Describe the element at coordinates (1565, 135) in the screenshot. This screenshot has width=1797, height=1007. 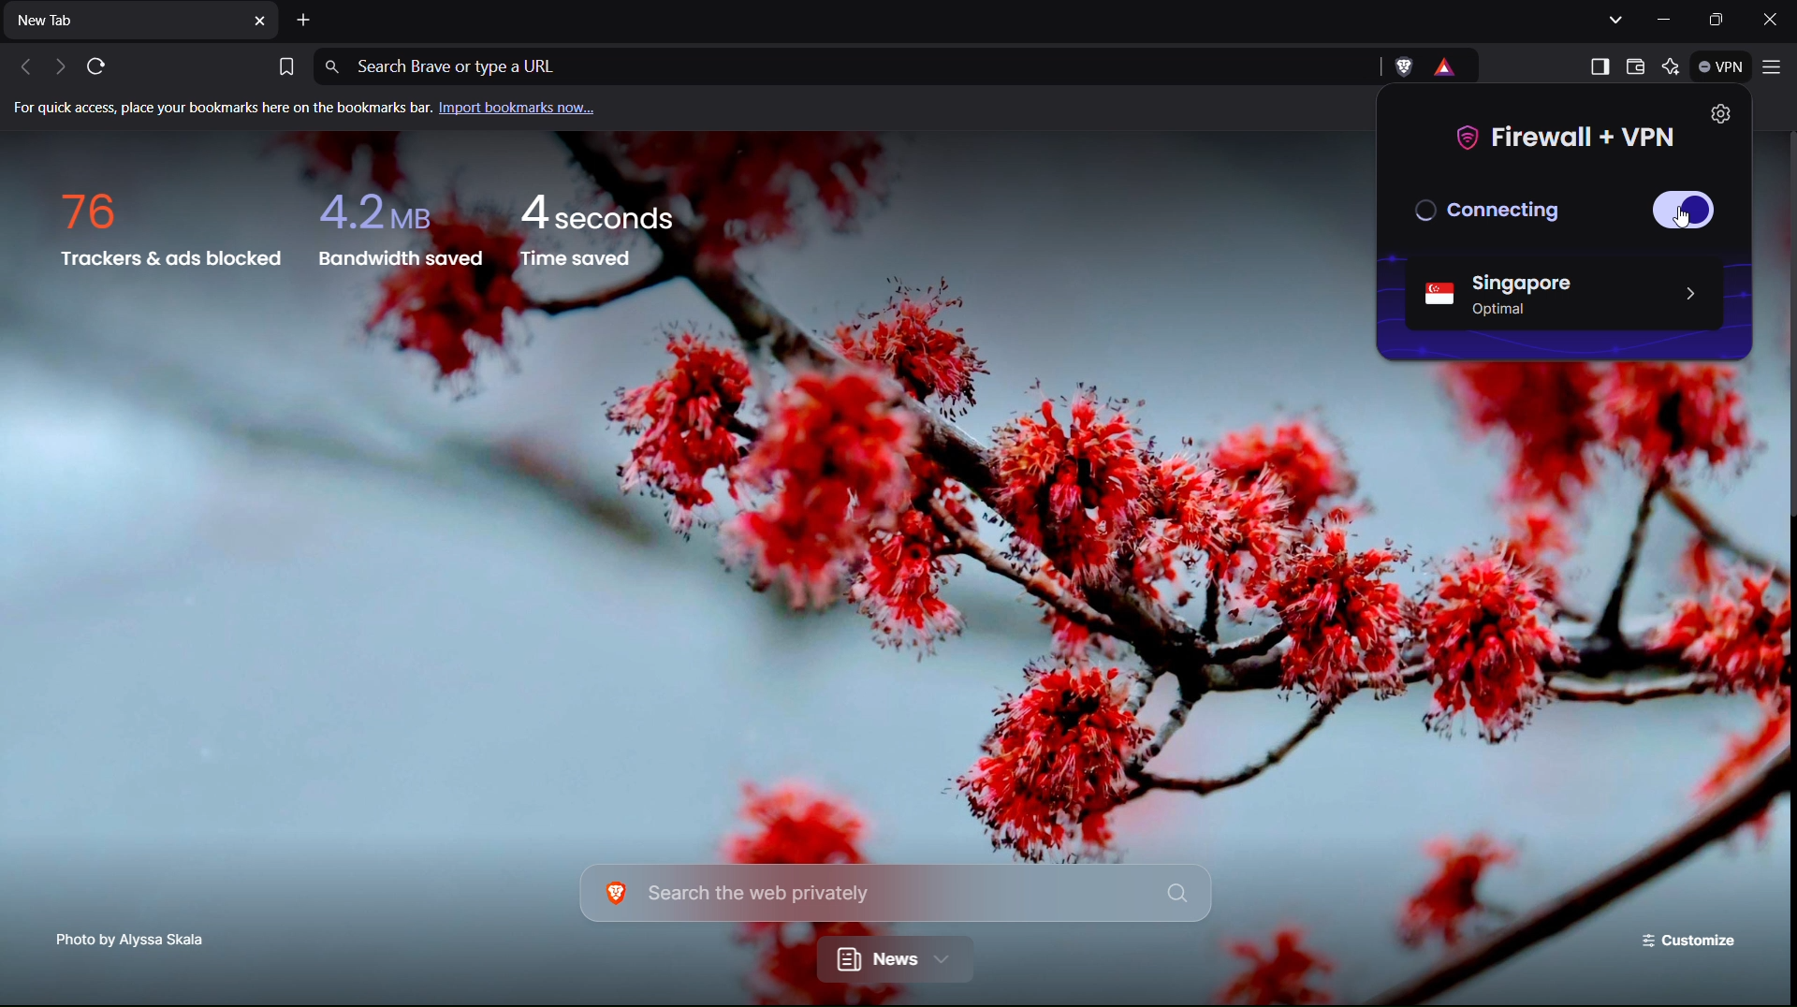
I see `Firewall + VPN` at that location.